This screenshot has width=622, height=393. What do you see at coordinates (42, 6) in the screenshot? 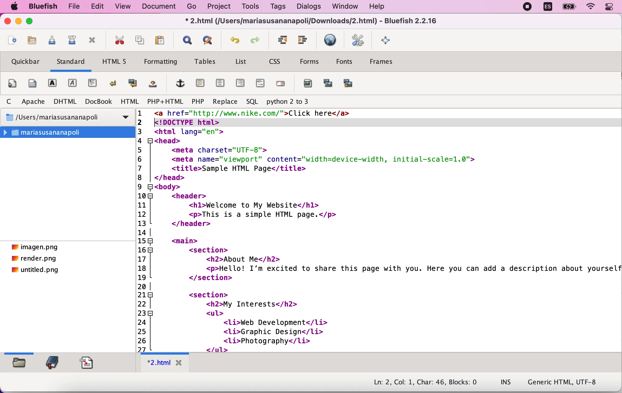
I see `bluefish` at bounding box center [42, 6].